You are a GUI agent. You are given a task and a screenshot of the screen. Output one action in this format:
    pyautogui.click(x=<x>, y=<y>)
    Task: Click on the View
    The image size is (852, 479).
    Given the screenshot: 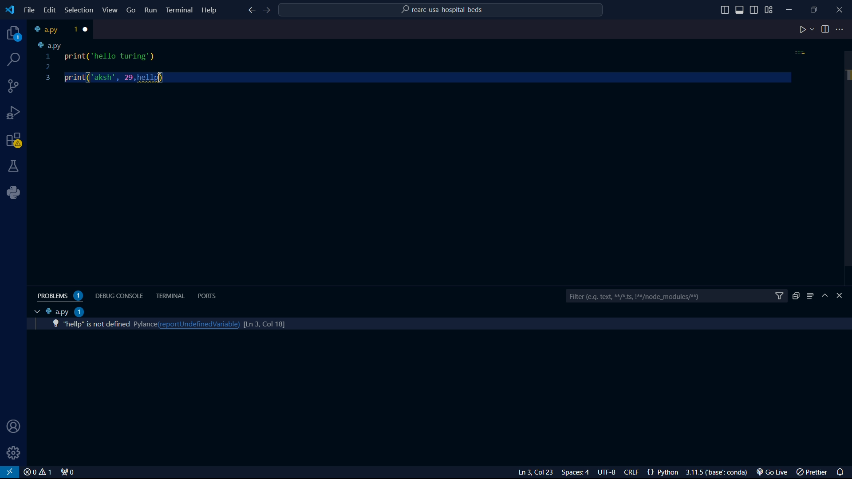 What is the action you would take?
    pyautogui.click(x=110, y=10)
    